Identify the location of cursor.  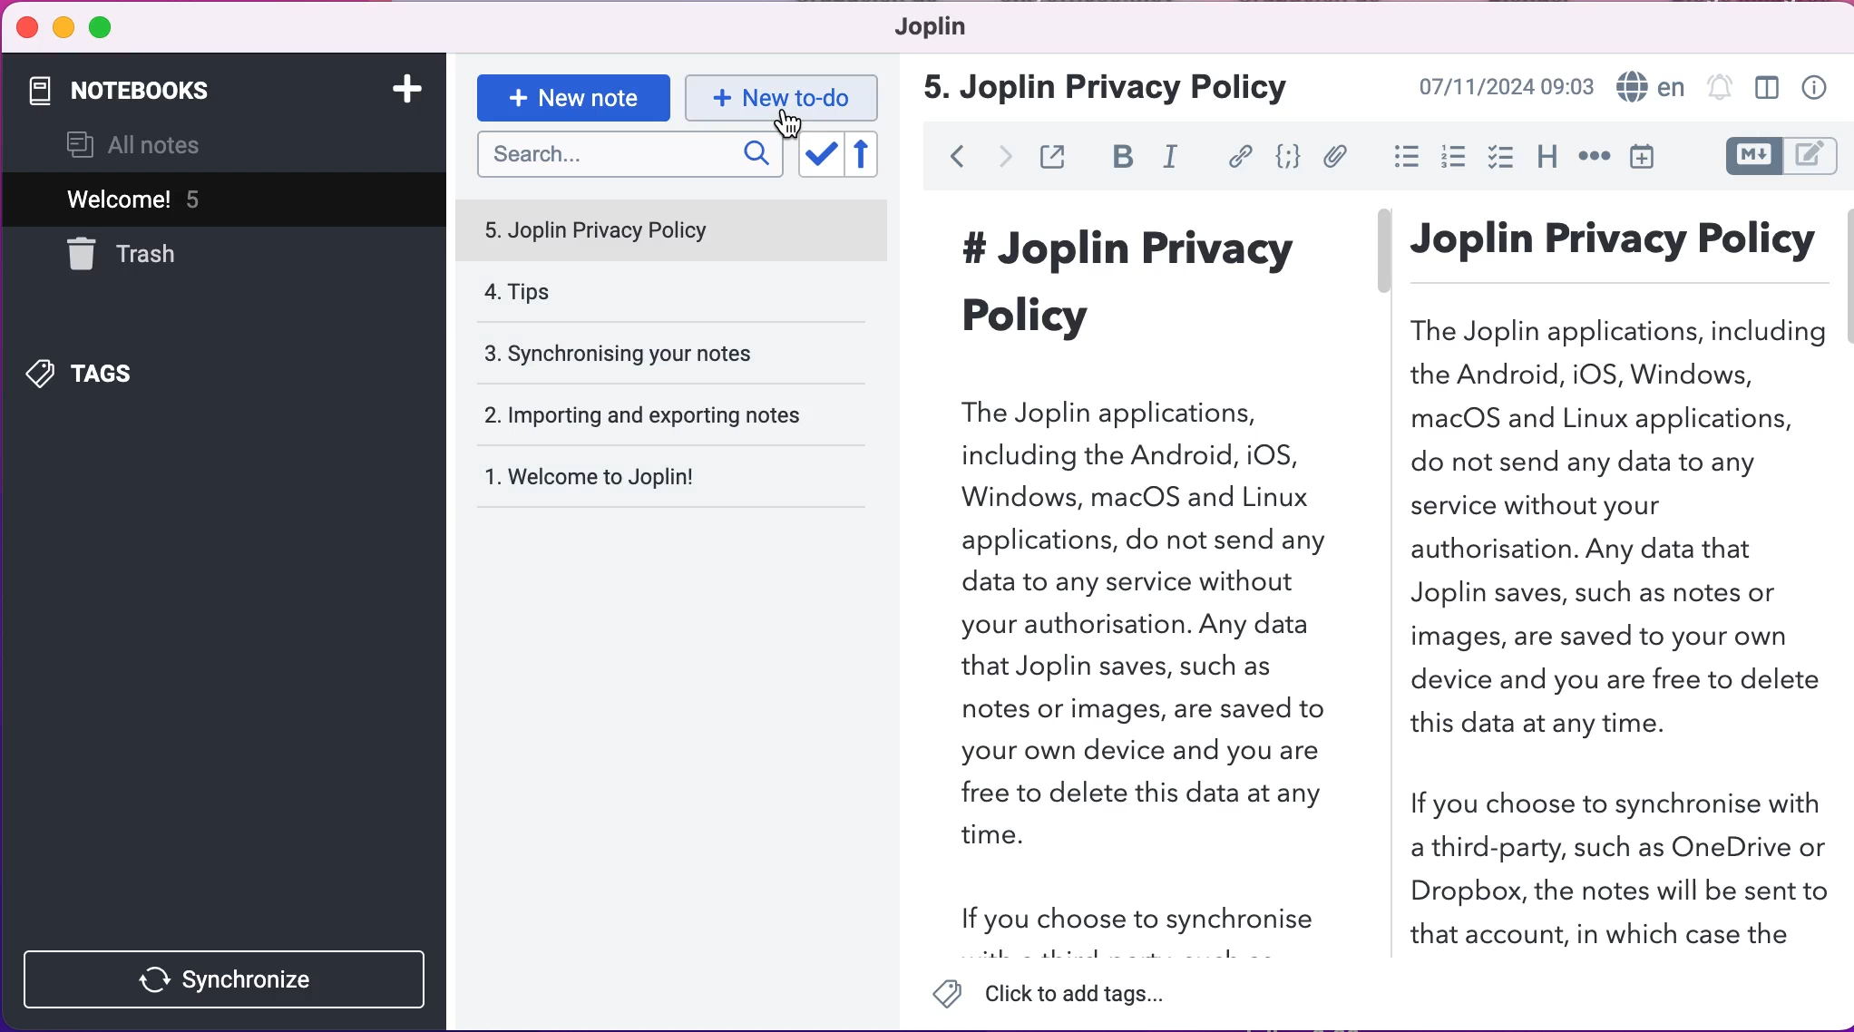
(786, 122).